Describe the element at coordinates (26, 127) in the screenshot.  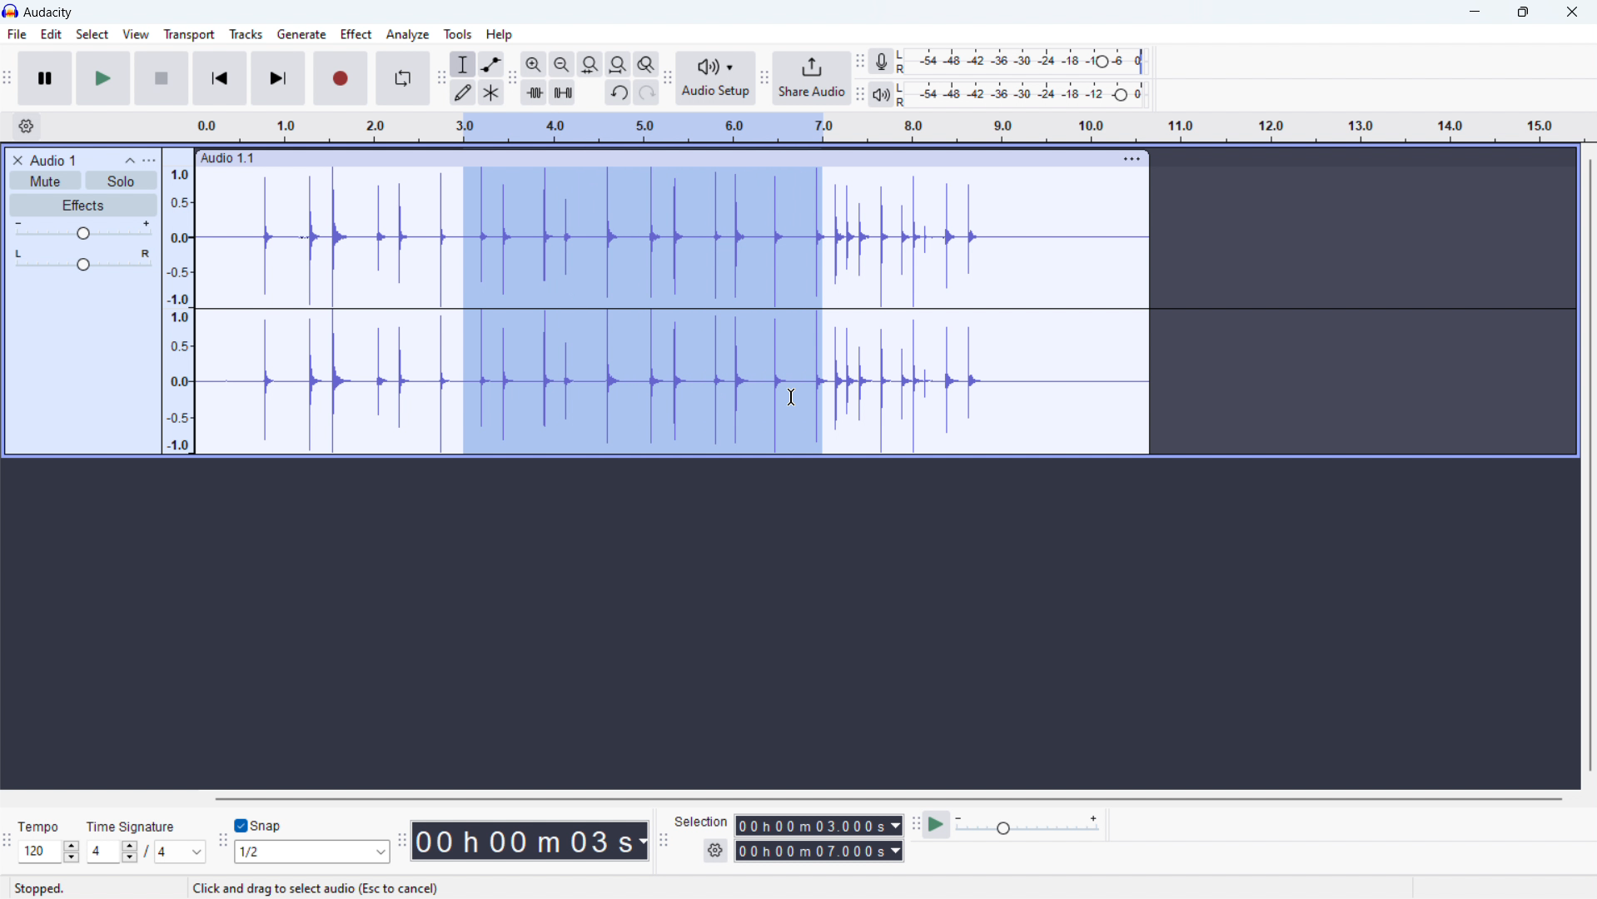
I see `timeline settings` at that location.